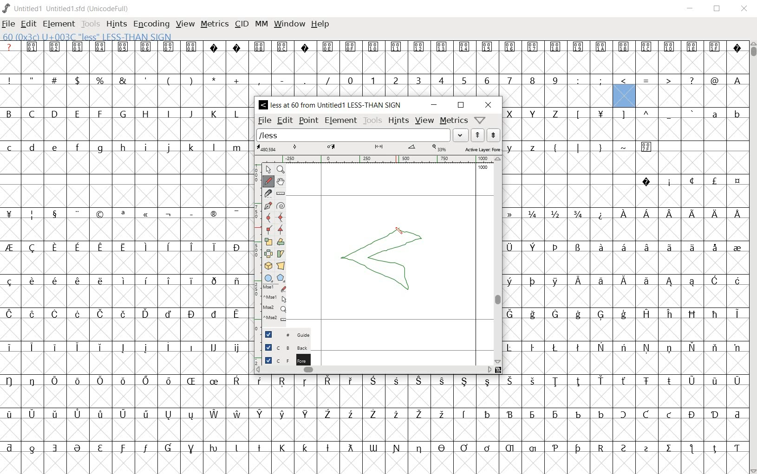 The image size is (757, 474). I want to click on rectangle or ellipse, so click(270, 278).